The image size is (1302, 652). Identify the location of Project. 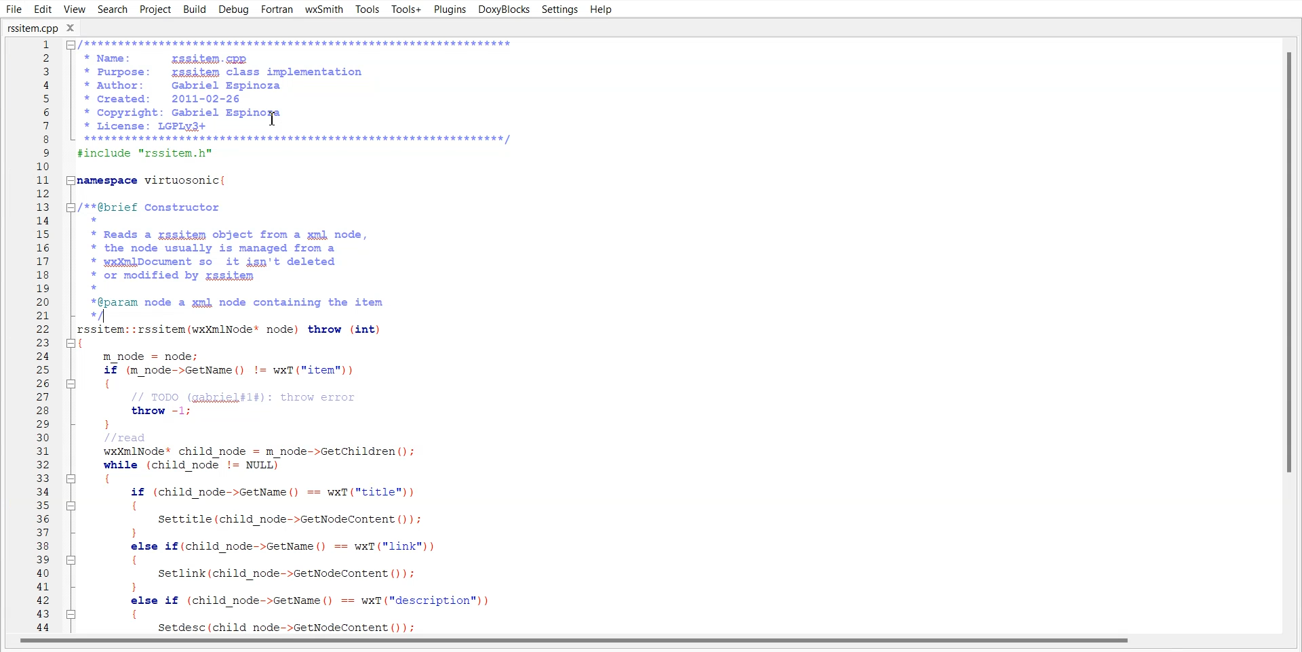
(155, 9).